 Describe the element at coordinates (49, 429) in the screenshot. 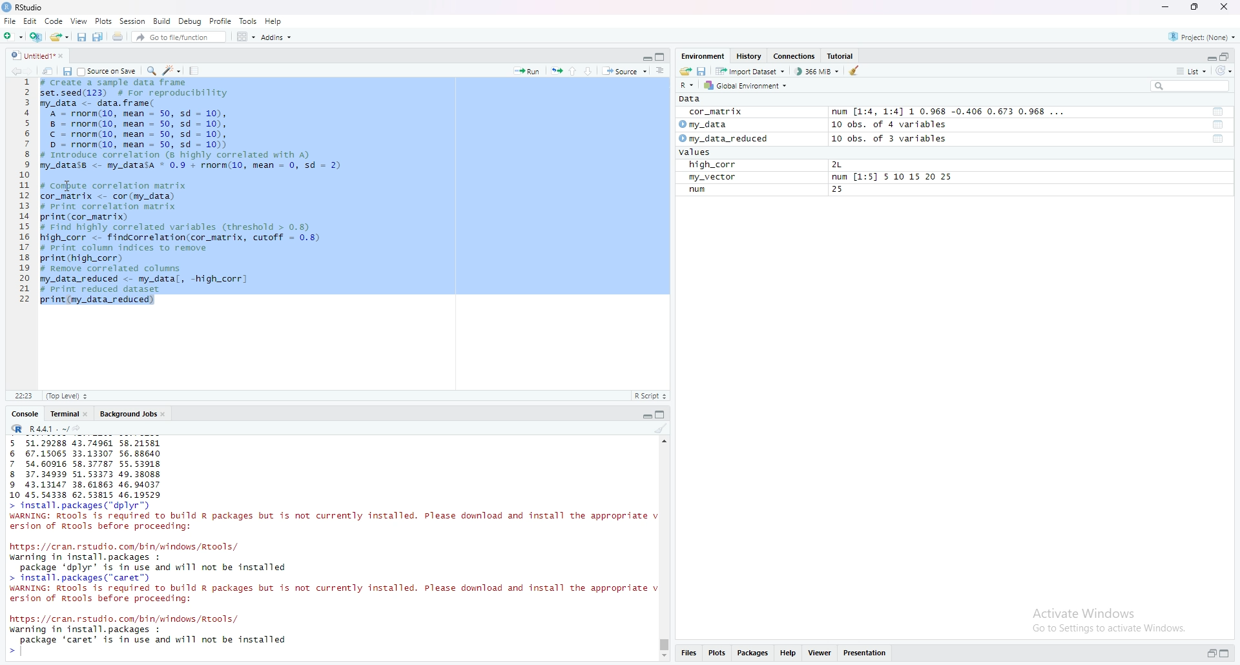

I see `R 4.4.1 ~/` at that location.